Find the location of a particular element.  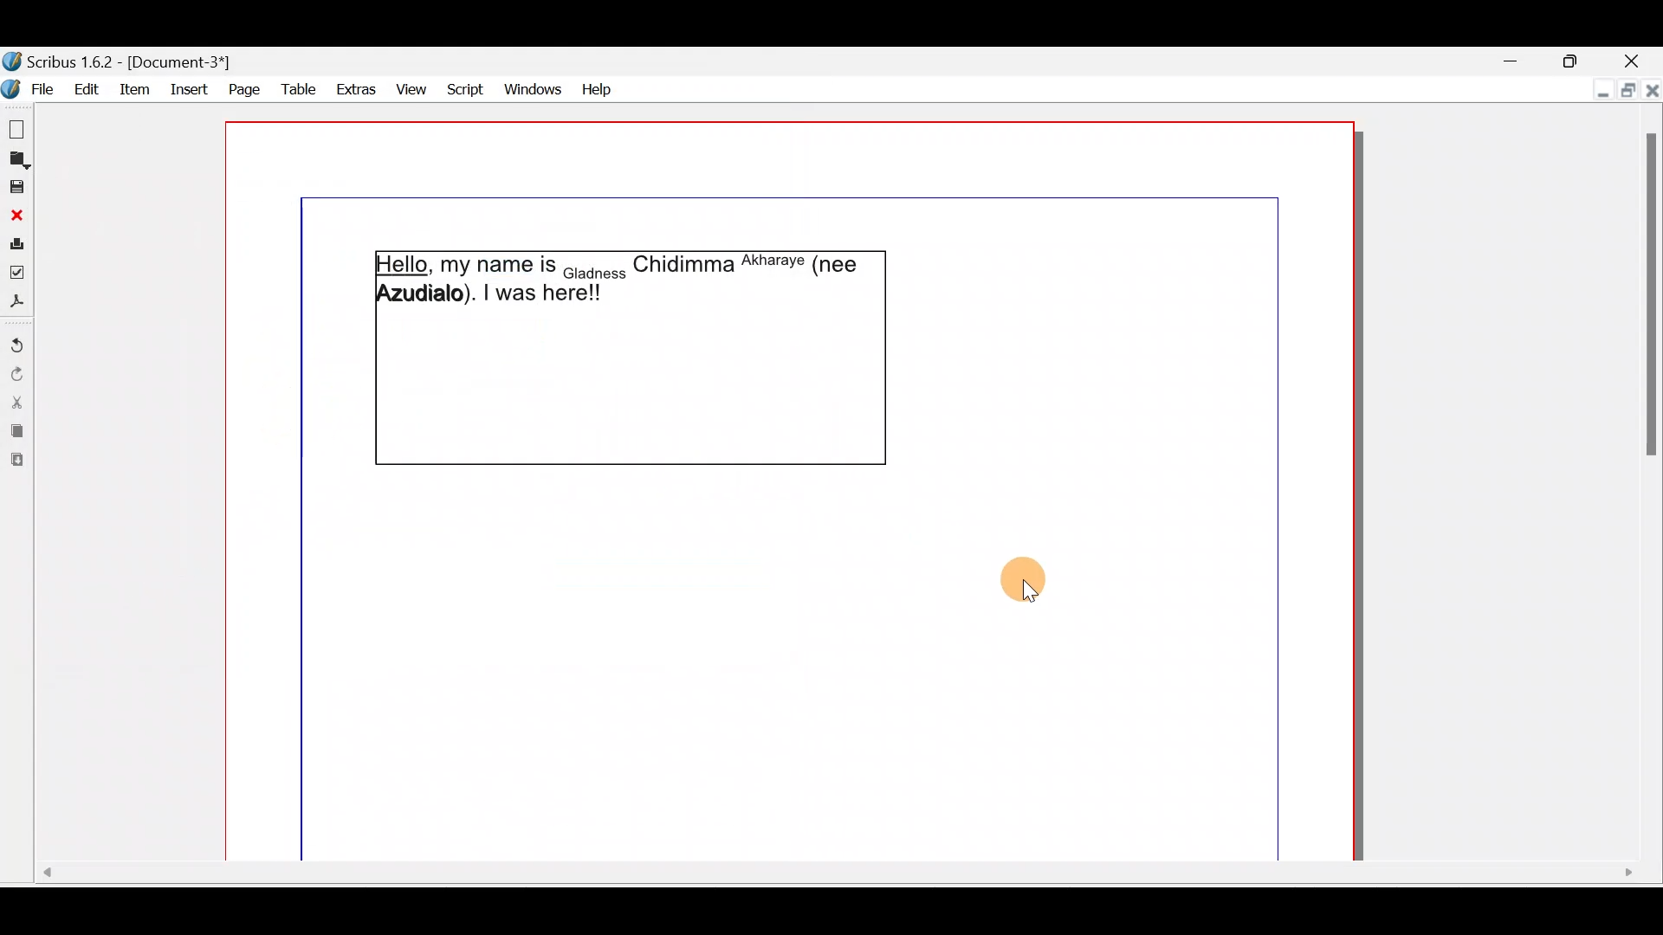

Table is located at coordinates (301, 90).